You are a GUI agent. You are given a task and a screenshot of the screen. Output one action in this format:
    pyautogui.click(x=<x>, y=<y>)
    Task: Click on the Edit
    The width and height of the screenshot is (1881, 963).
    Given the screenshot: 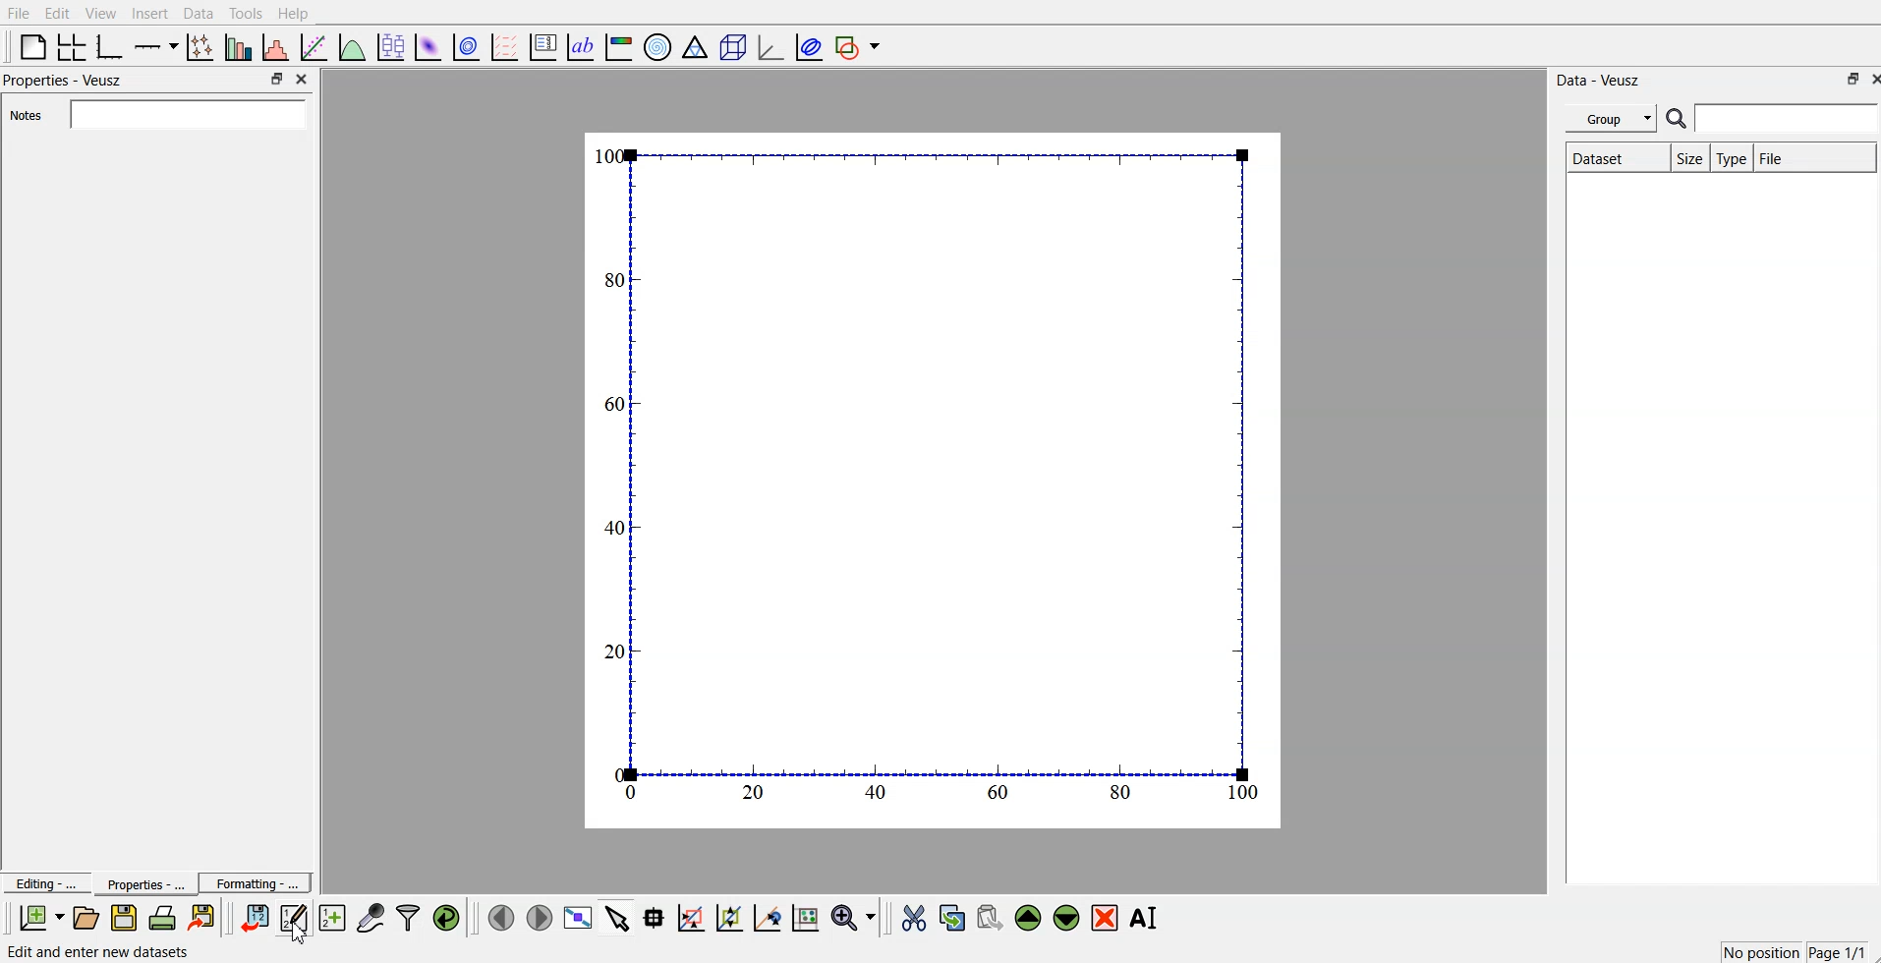 What is the action you would take?
    pyautogui.click(x=58, y=13)
    